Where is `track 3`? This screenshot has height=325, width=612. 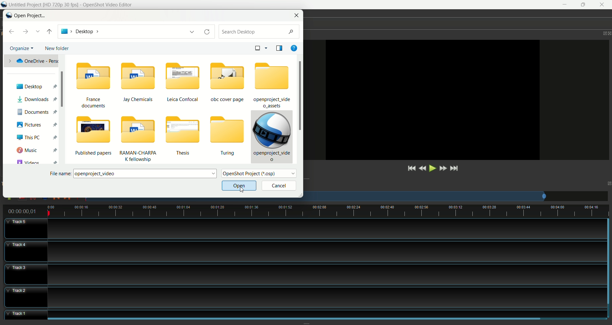 track 3 is located at coordinates (297, 274).